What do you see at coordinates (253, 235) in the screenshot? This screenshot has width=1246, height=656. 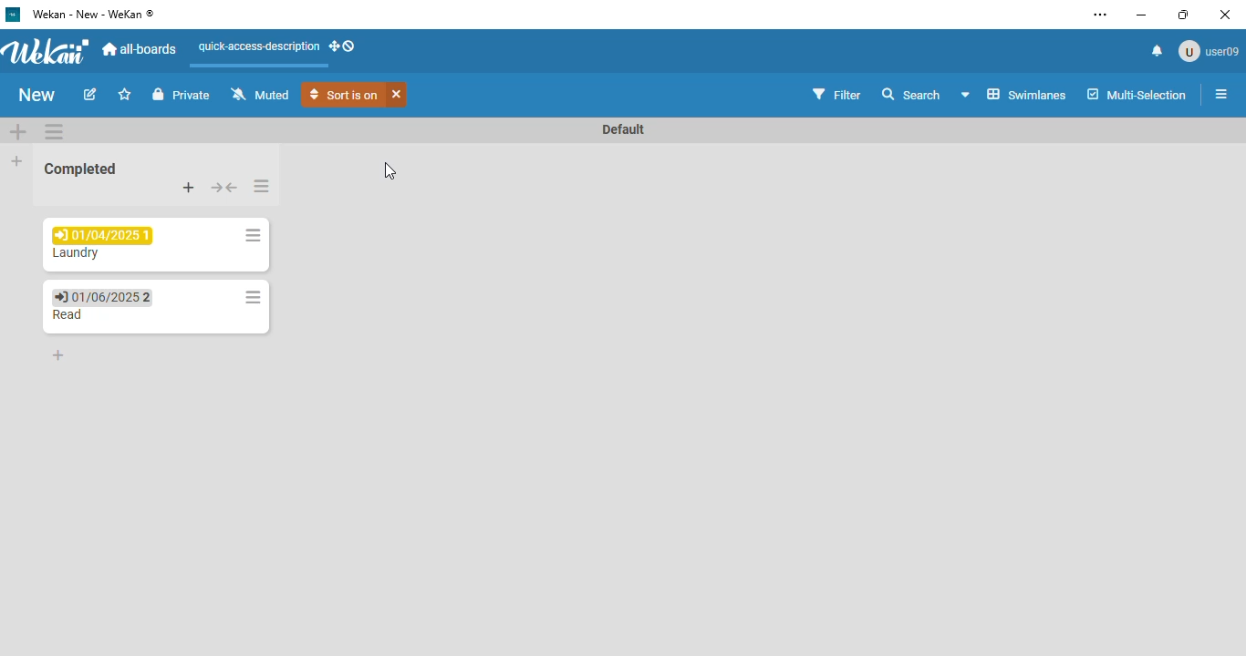 I see `card actions` at bounding box center [253, 235].